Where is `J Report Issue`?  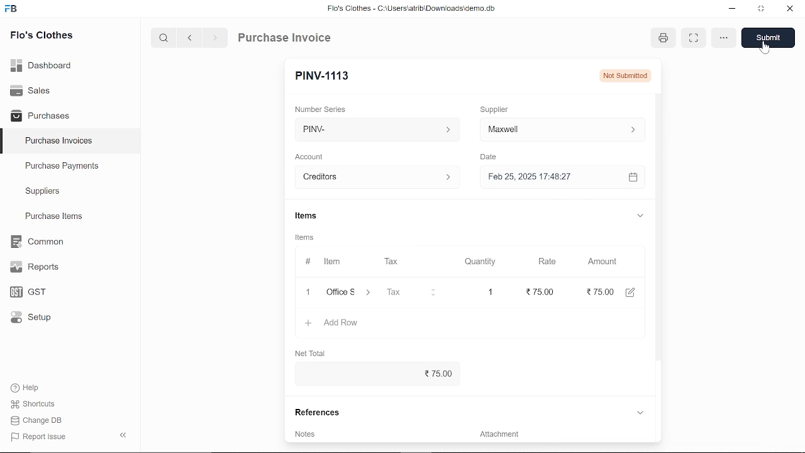 J Report Issue is located at coordinates (36, 437).